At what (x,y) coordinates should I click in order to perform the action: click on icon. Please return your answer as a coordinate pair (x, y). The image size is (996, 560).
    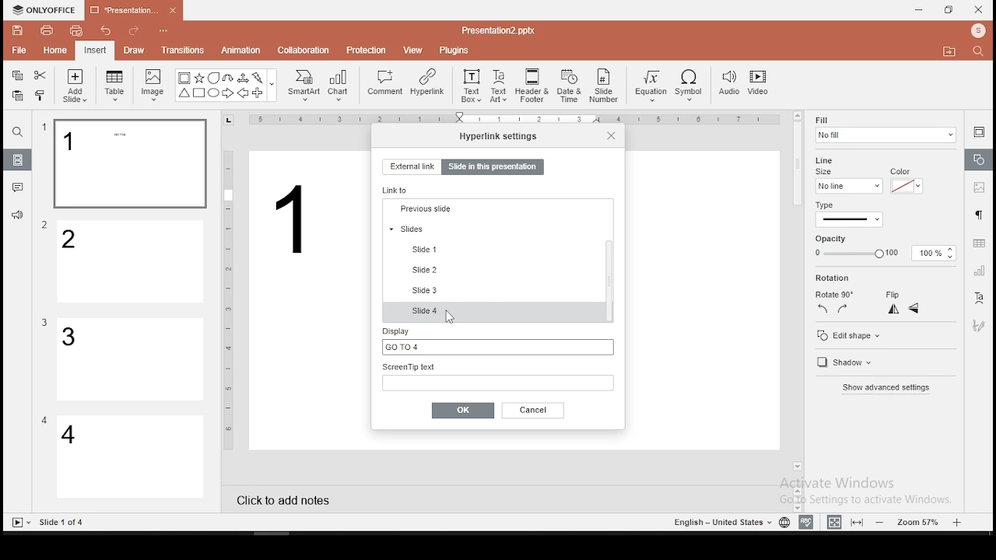
    Looking at the image, I should click on (47, 10).